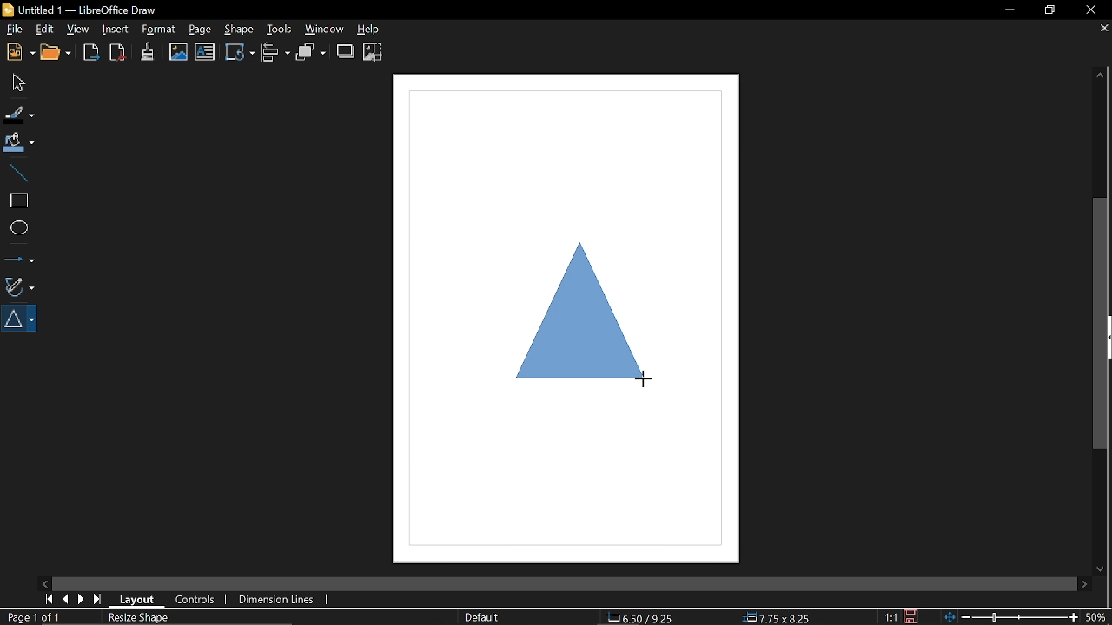 The image size is (1112, 625). I want to click on TrIangle drawn, so click(579, 316).